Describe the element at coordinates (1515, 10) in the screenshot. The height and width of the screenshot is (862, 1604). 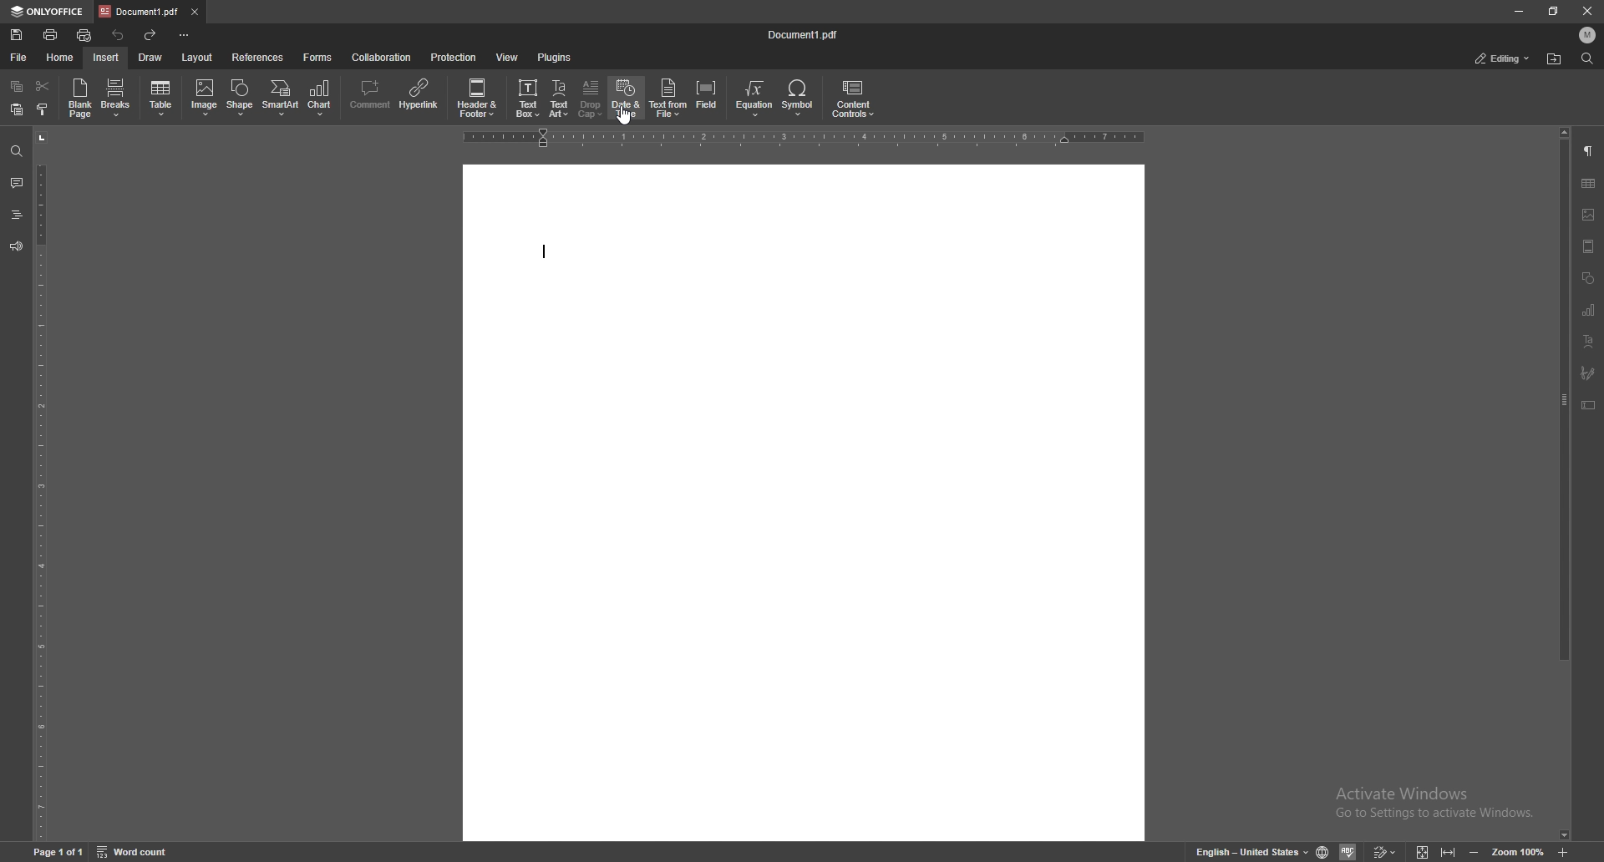
I see `minimize` at that location.